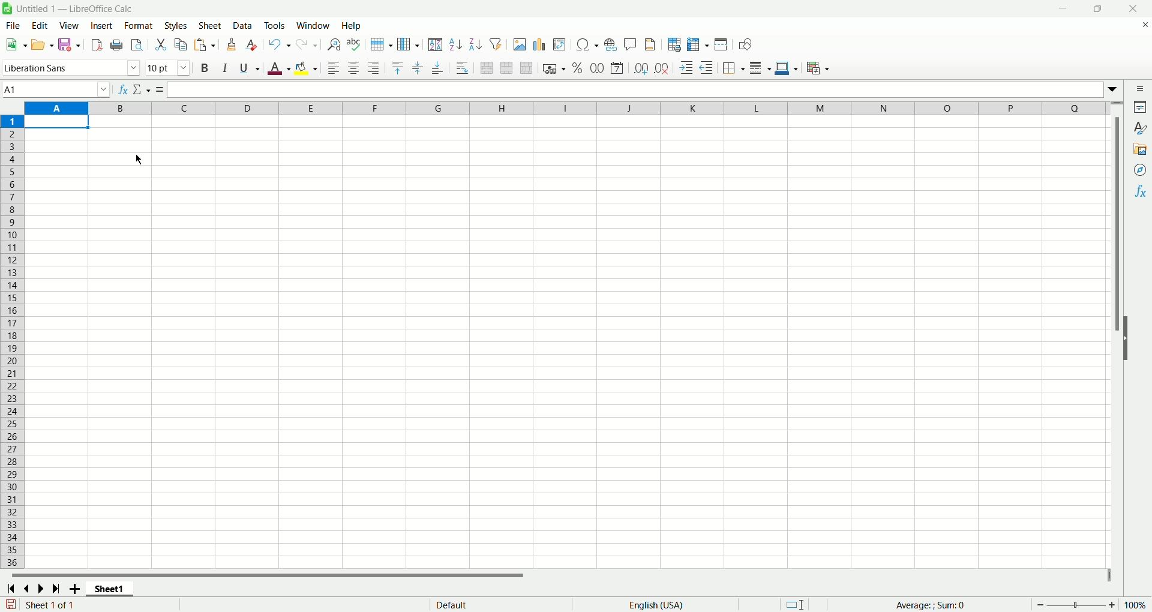 Image resolution: width=1152 pixels, height=612 pixels. Describe the element at coordinates (160, 43) in the screenshot. I see `cut` at that location.